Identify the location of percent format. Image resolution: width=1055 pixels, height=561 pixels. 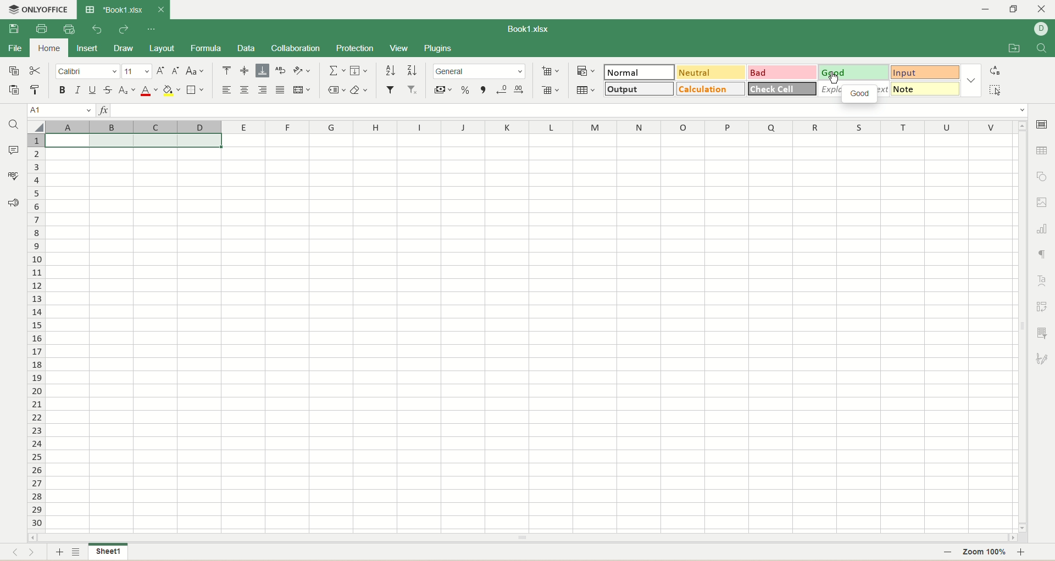
(465, 88).